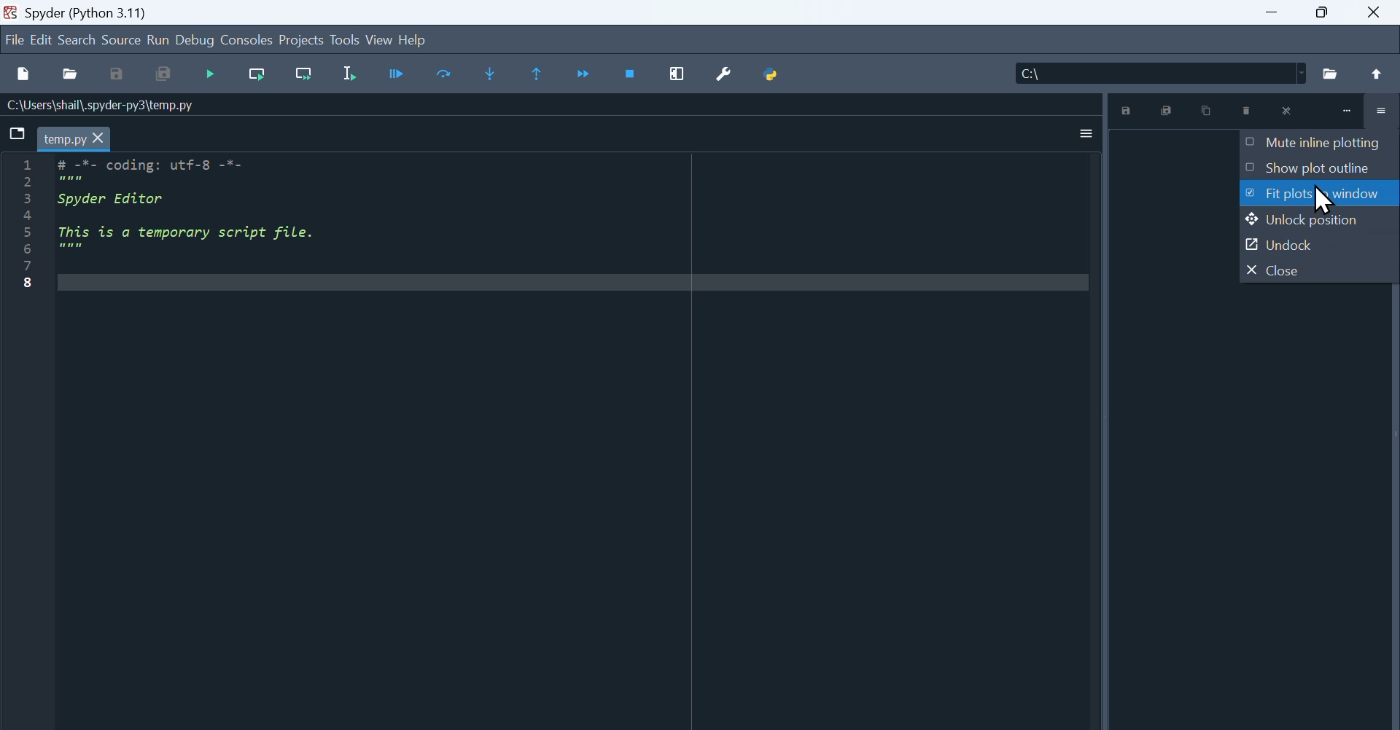 The image size is (1400, 730). What do you see at coordinates (344, 40) in the screenshot?
I see `Tools` at bounding box center [344, 40].